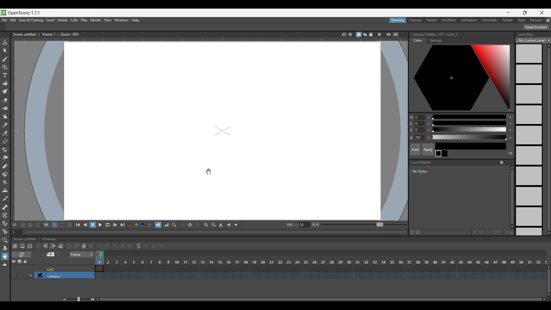 This screenshot has height=310, width=551. Describe the element at coordinates (480, 232) in the screenshot. I see `Set key` at that location.